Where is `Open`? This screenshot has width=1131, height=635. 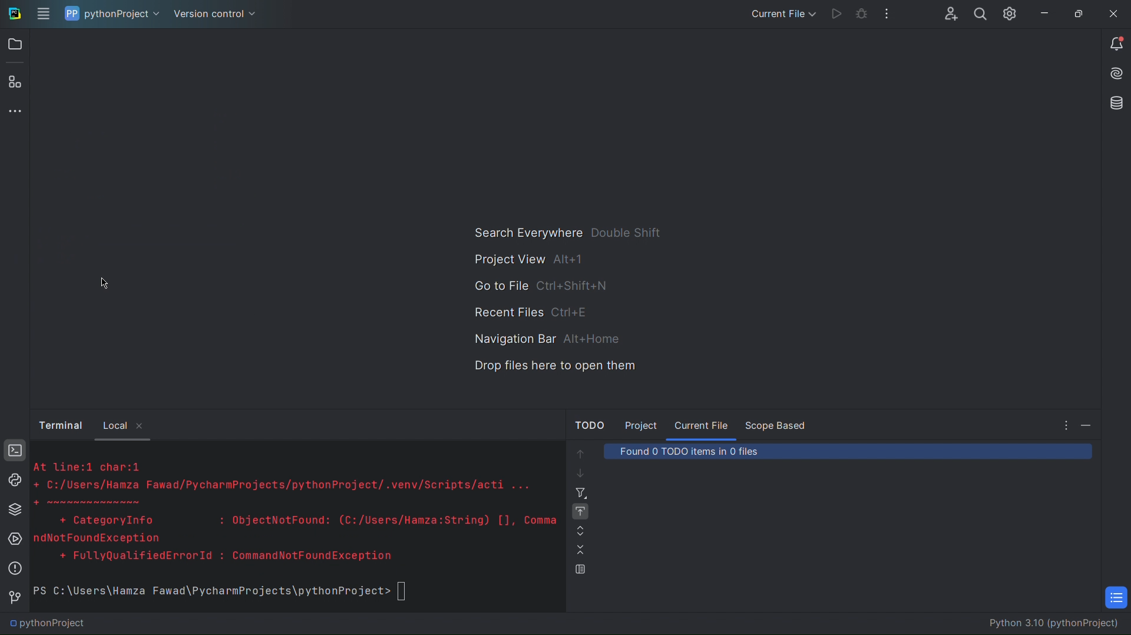 Open is located at coordinates (15, 43).